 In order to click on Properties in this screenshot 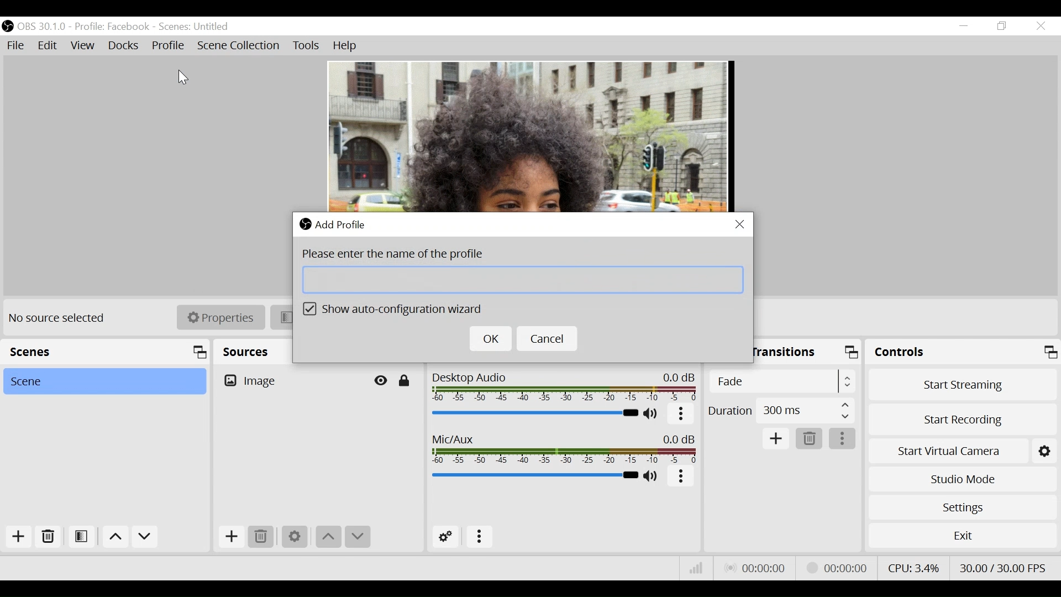, I will do `click(220, 318)`.